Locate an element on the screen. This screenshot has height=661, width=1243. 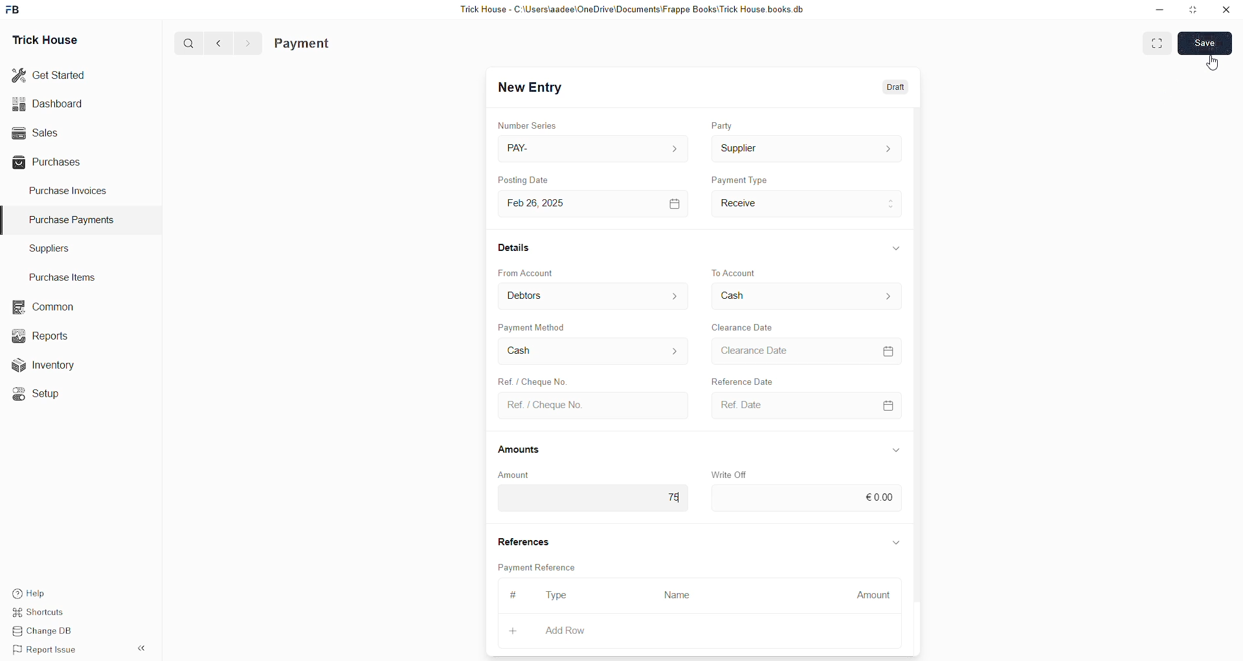
Payment Method is located at coordinates (533, 327).